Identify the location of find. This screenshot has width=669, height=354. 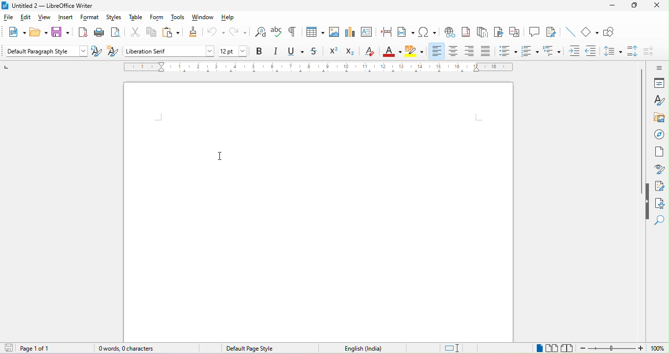
(661, 222).